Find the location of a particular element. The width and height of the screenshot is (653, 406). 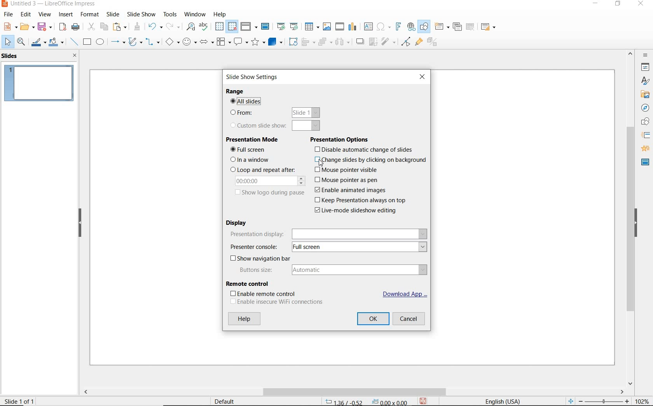

ENABLE REMOTE CONTROL is located at coordinates (263, 294).